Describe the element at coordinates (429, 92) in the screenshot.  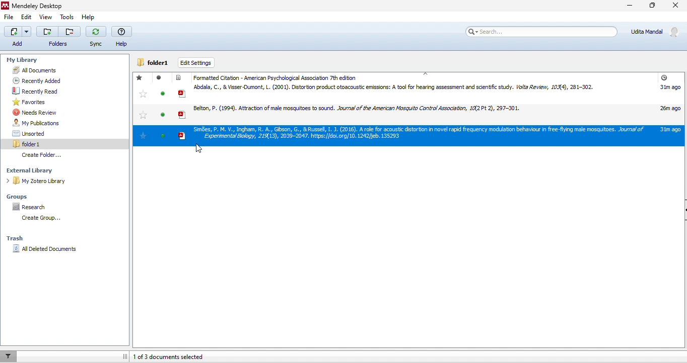
I see `research articles` at that location.